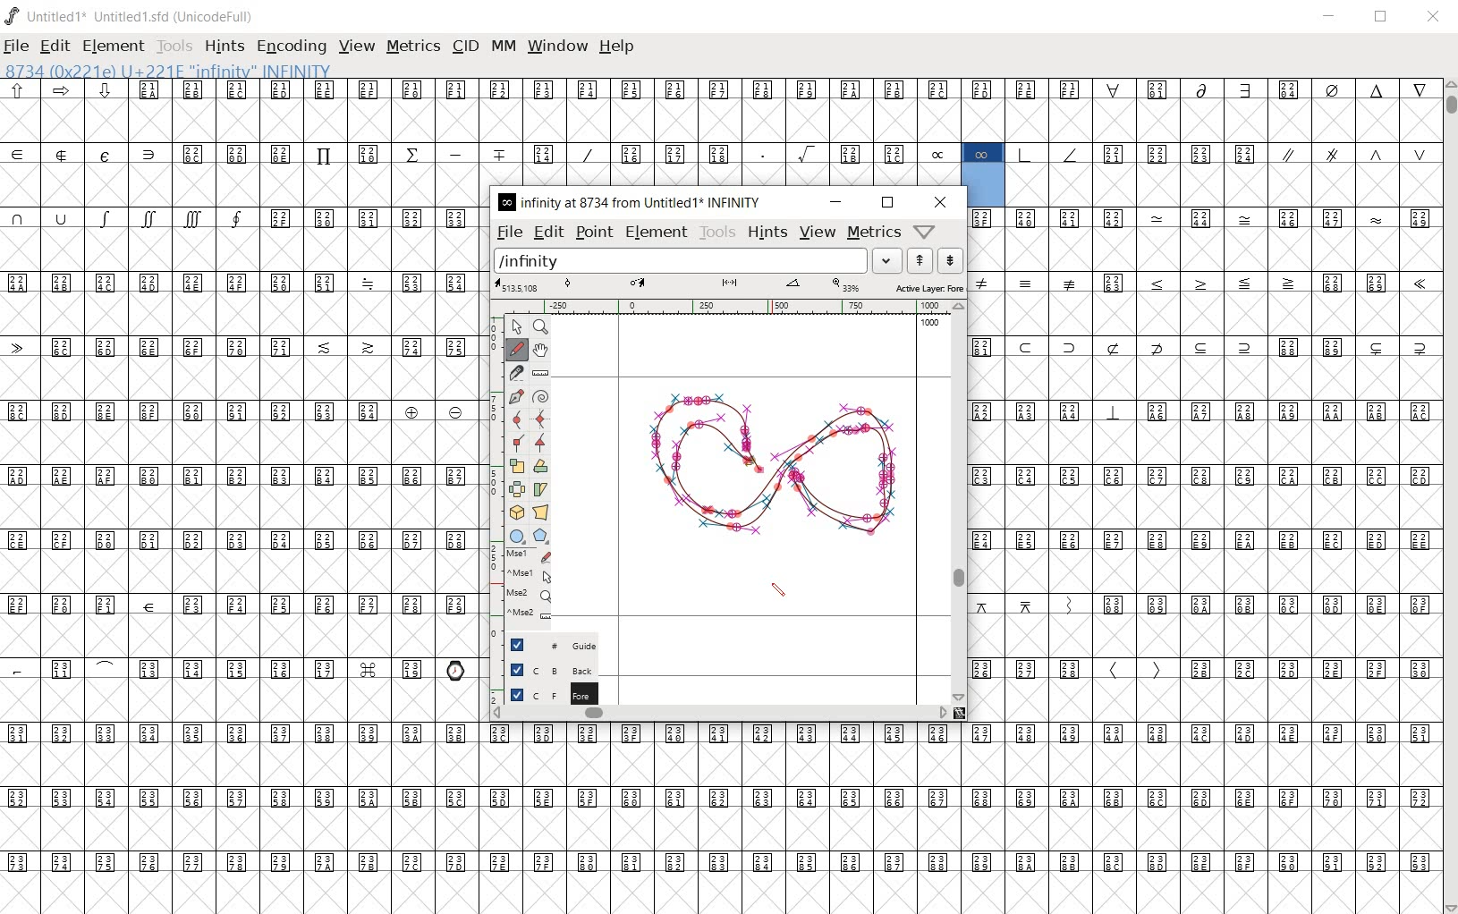 The image size is (1458, 914). I want to click on Unicode code points, so click(725, 859).